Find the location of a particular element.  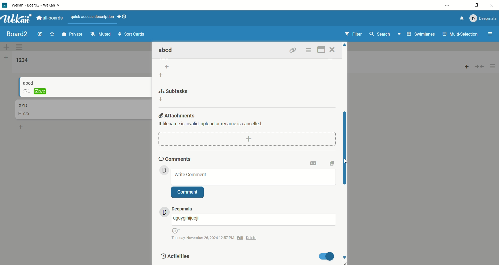

card title is located at coordinates (166, 50).